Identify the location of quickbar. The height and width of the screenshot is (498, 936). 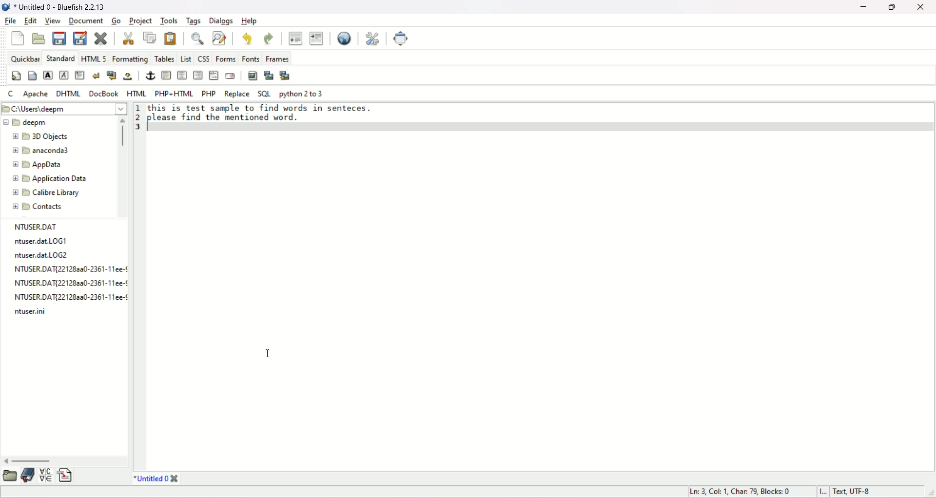
(26, 58).